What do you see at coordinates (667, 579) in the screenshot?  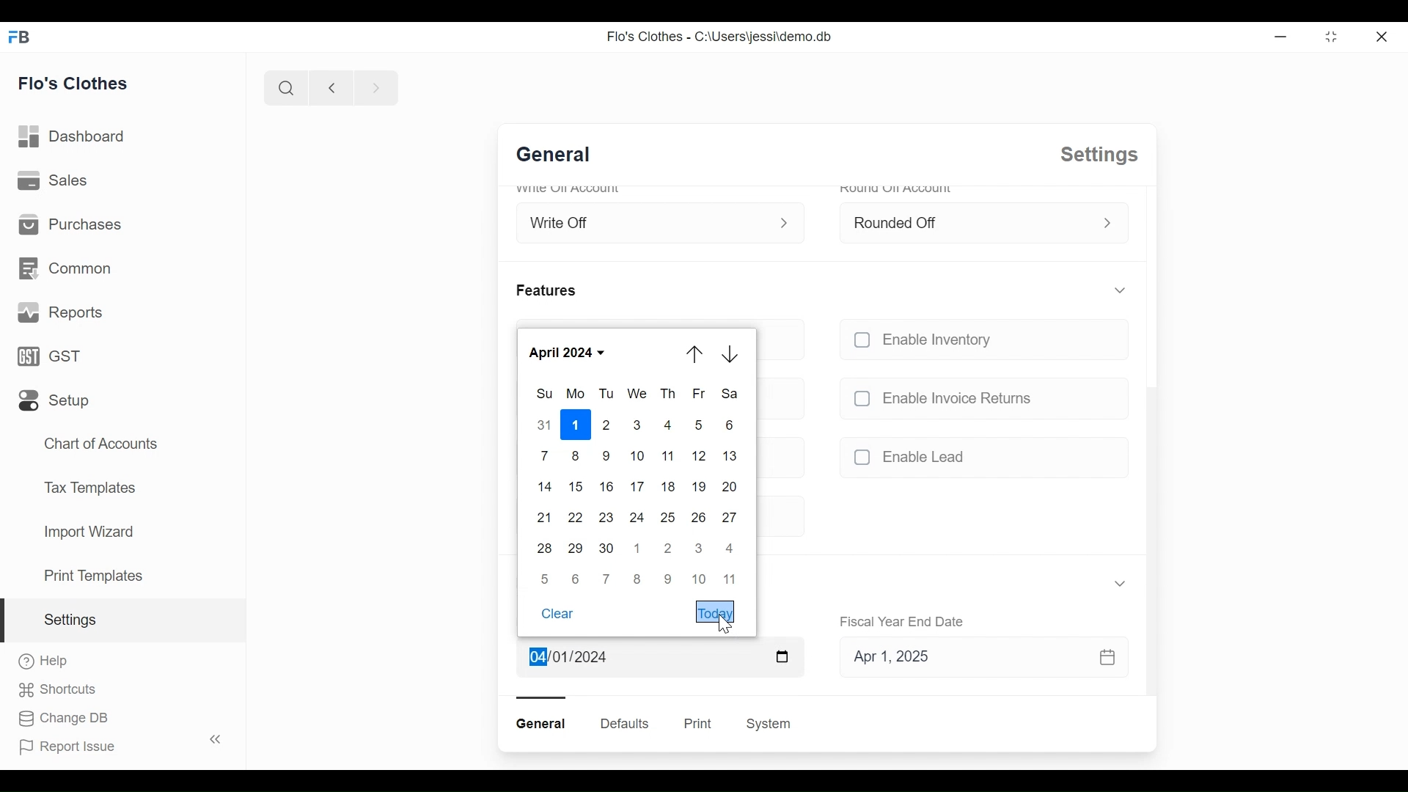 I see `9` at bounding box center [667, 579].